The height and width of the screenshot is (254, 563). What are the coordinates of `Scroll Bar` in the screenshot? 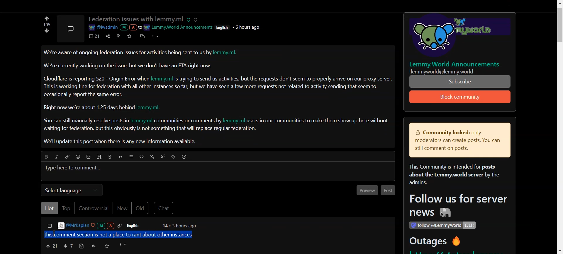 It's located at (559, 127).